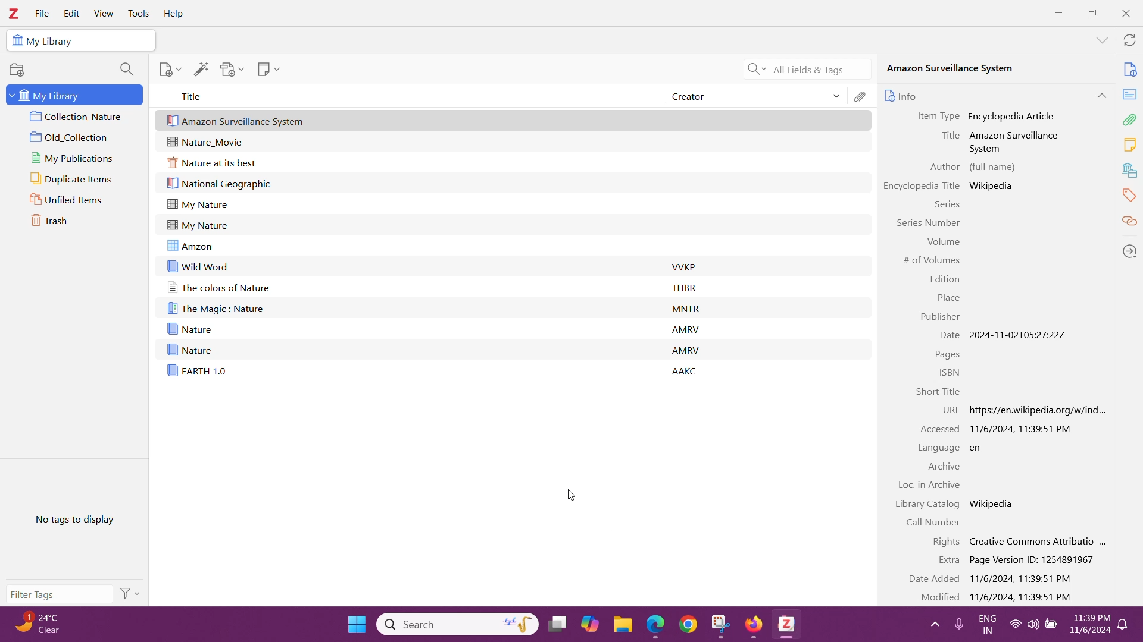  What do you see at coordinates (1007, 448) in the screenshot?
I see `Webpage language` at bounding box center [1007, 448].